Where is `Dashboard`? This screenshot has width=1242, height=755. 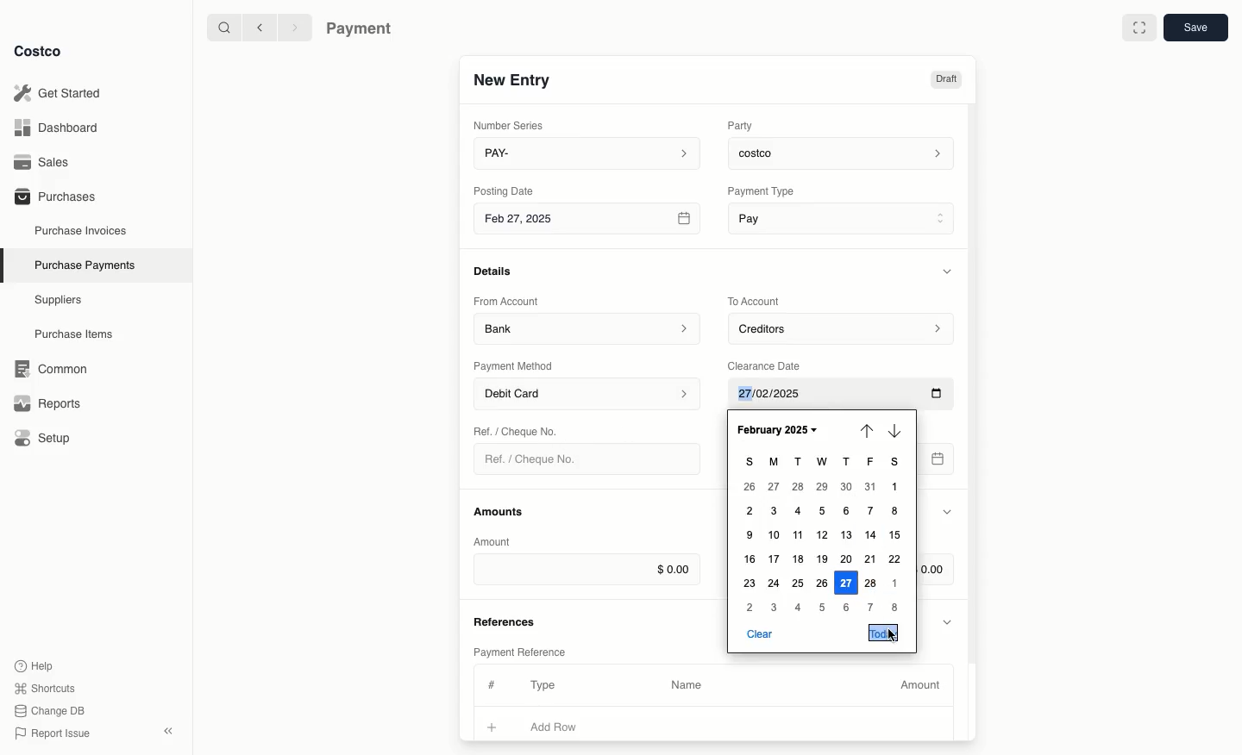 Dashboard is located at coordinates (61, 127).